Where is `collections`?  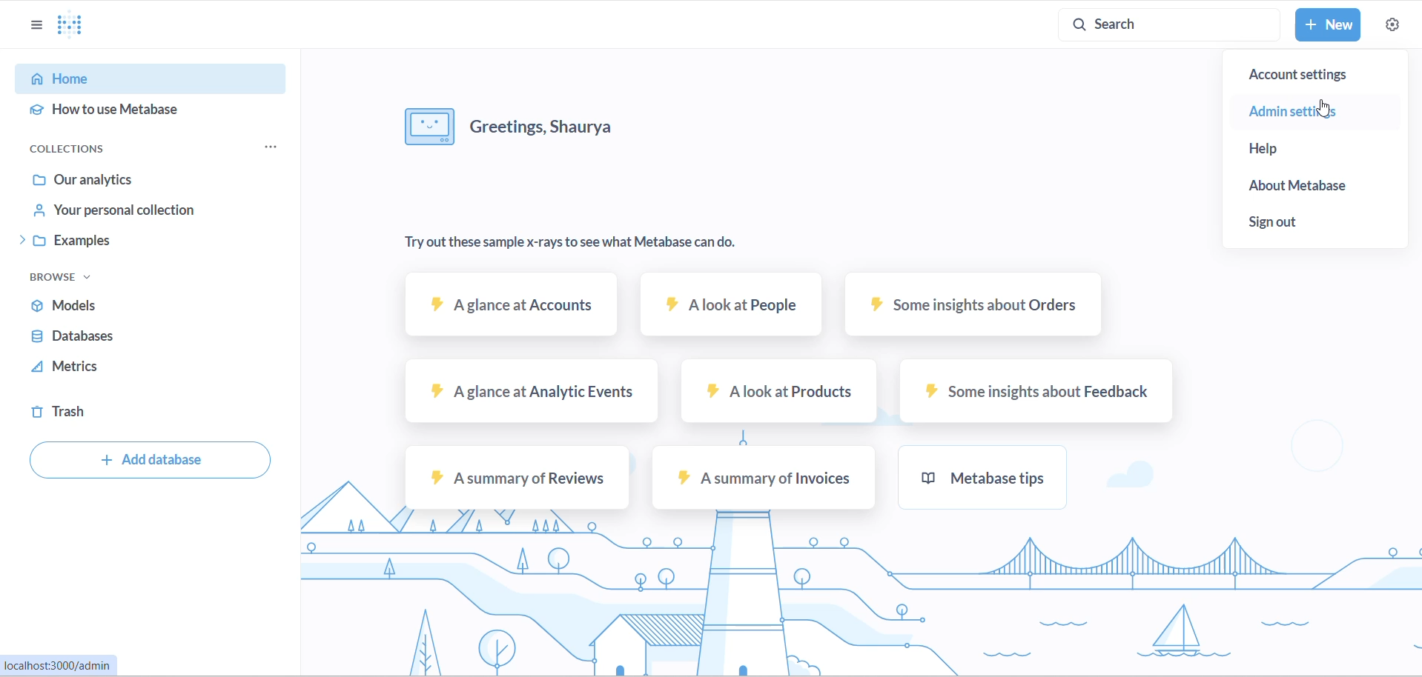 collections is located at coordinates (82, 144).